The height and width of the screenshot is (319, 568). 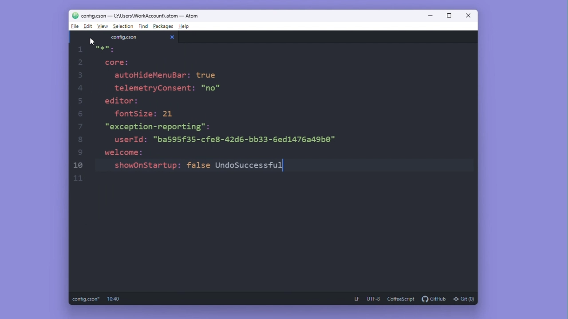 I want to click on logo, so click(x=73, y=15).